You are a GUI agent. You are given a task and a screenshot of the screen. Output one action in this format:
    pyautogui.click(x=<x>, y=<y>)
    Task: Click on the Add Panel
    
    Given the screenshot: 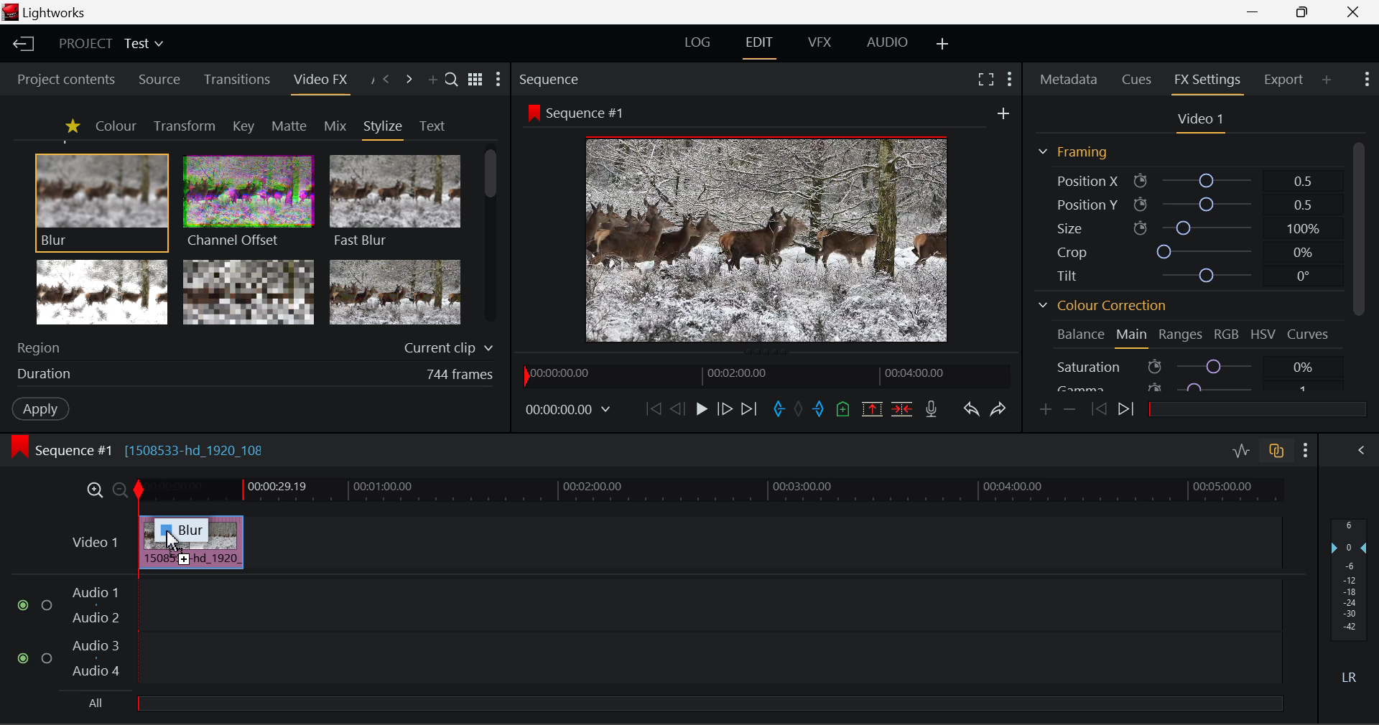 What is the action you would take?
    pyautogui.click(x=1327, y=81)
    